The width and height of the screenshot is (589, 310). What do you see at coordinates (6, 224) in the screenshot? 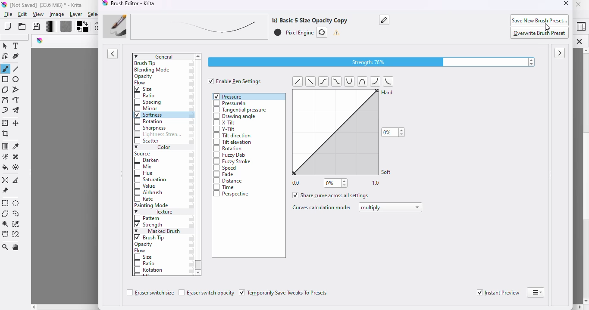
I see `contiguous selection tool` at bounding box center [6, 224].